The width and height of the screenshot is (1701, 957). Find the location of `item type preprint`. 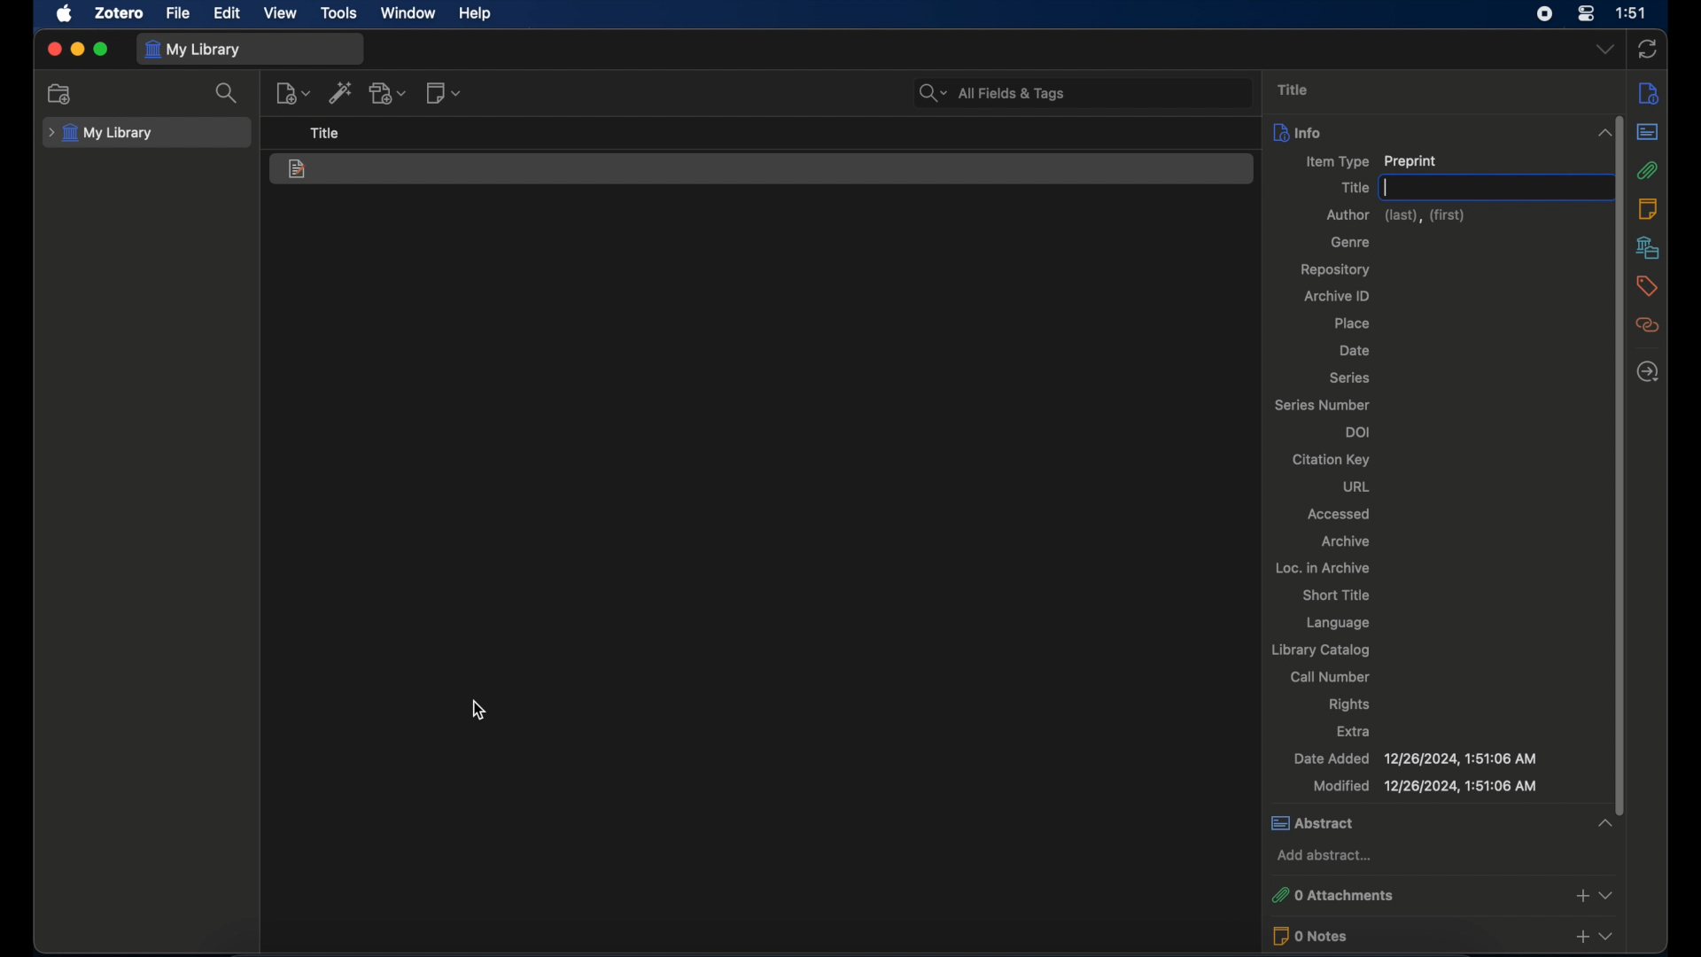

item type preprint is located at coordinates (1371, 161).